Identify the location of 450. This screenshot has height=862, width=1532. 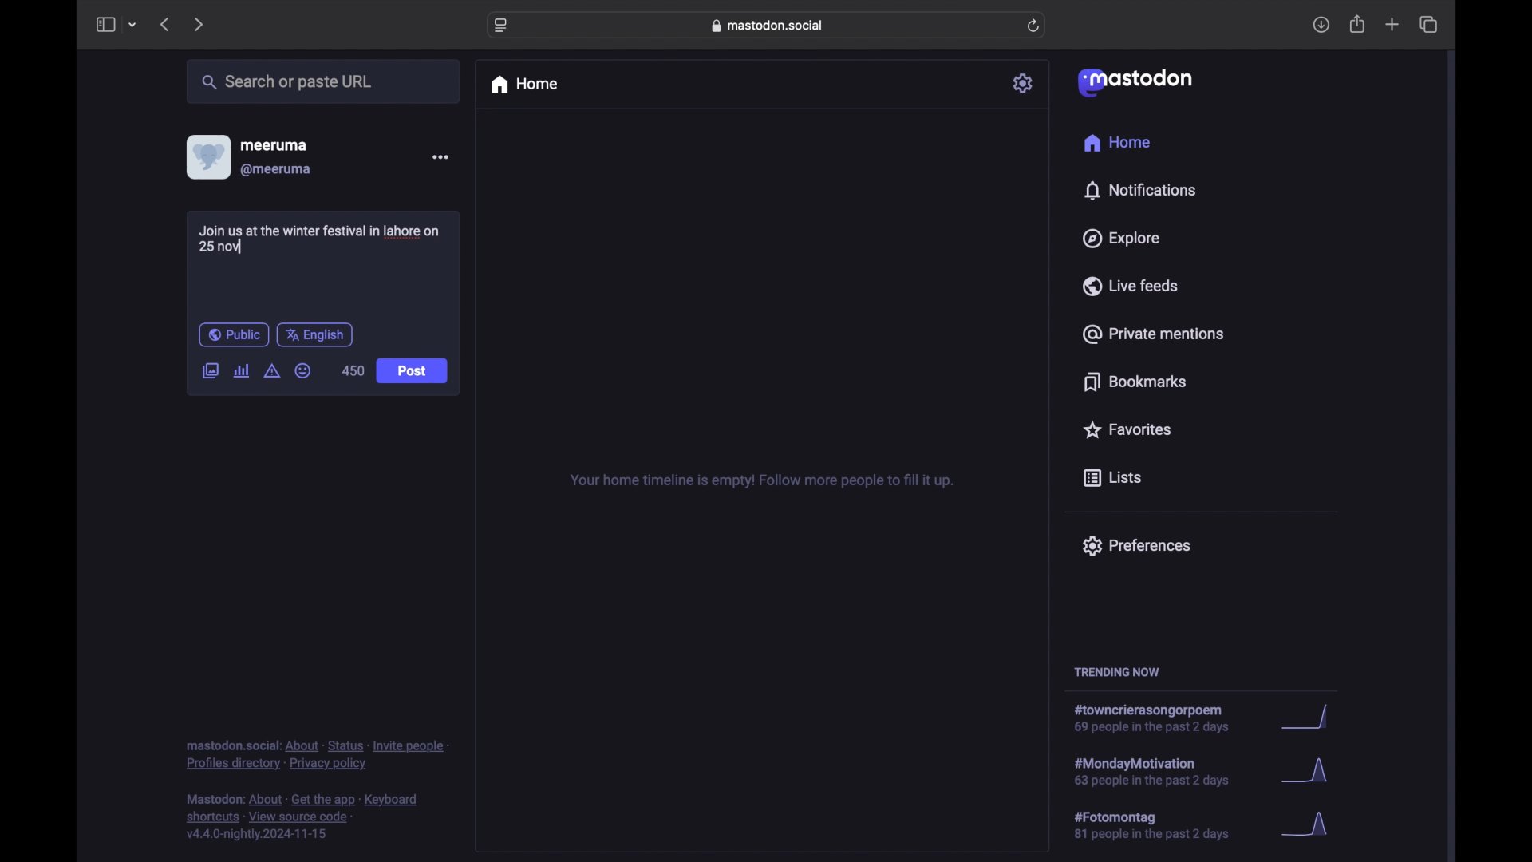
(353, 371).